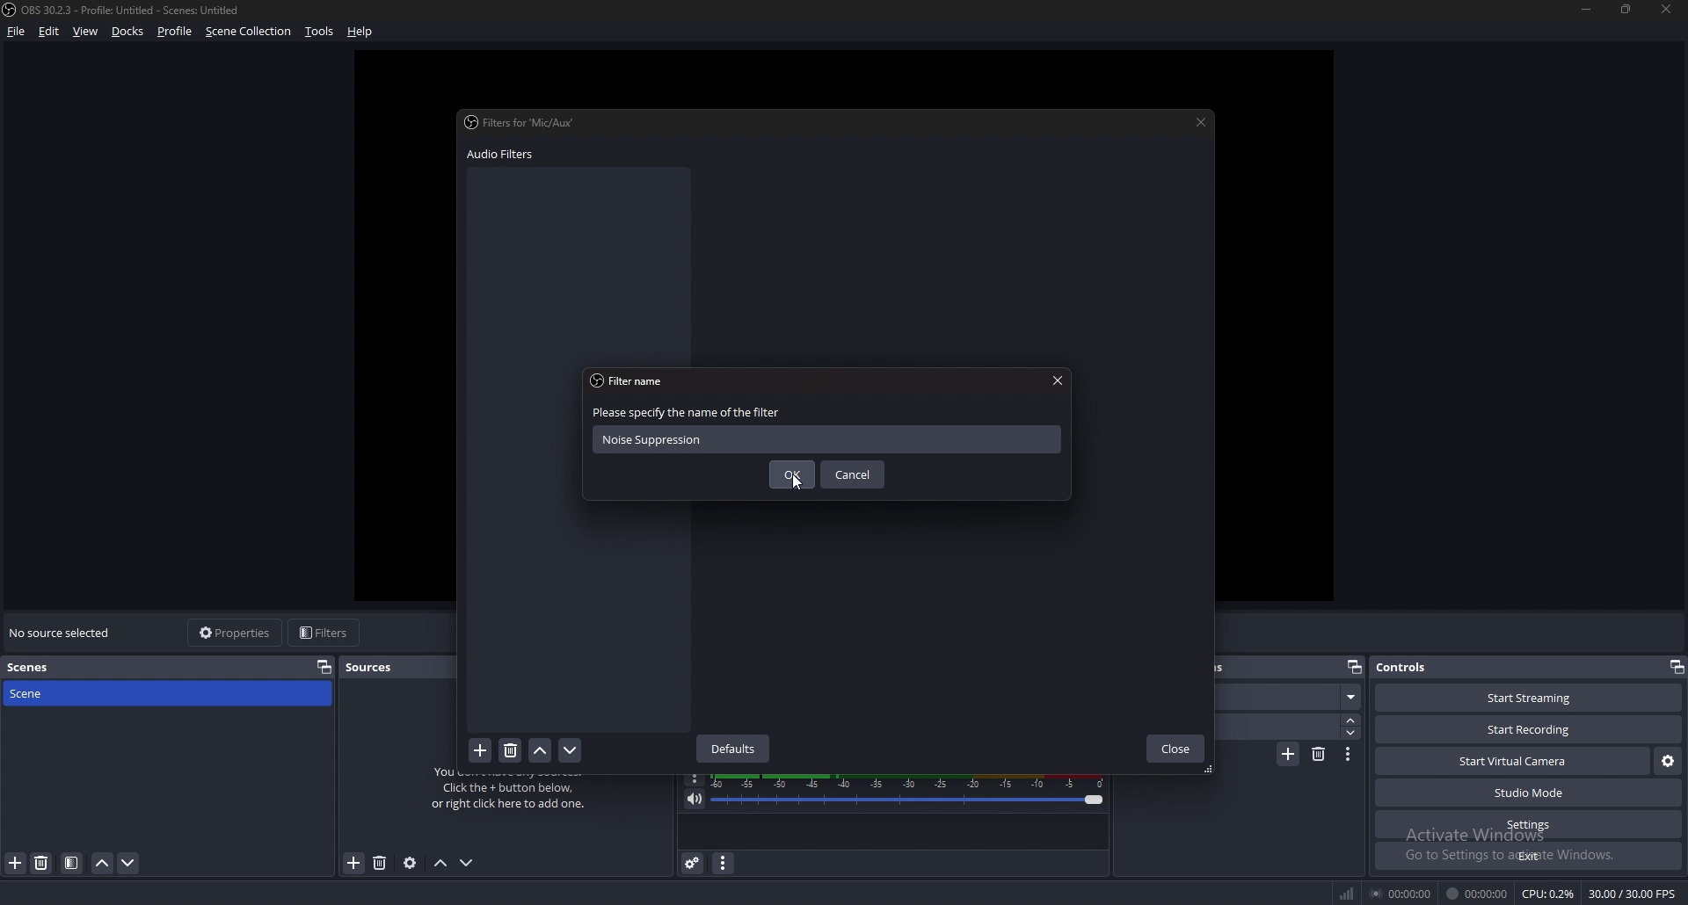  I want to click on You don't have any sources.
Click the + button below,
or right click here to add one., so click(516, 796).